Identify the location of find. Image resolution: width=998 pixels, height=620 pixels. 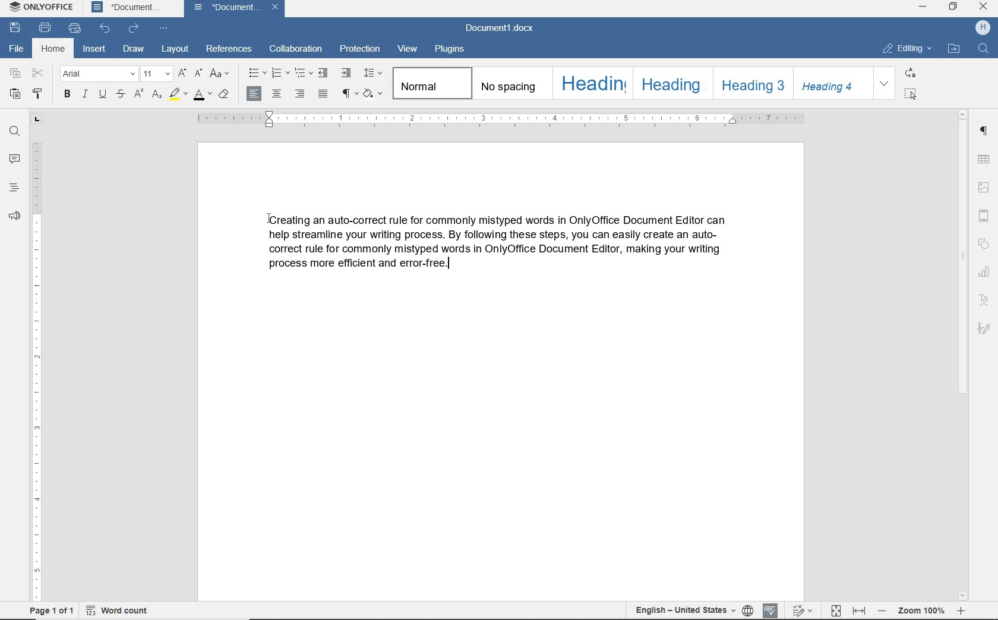
(983, 49).